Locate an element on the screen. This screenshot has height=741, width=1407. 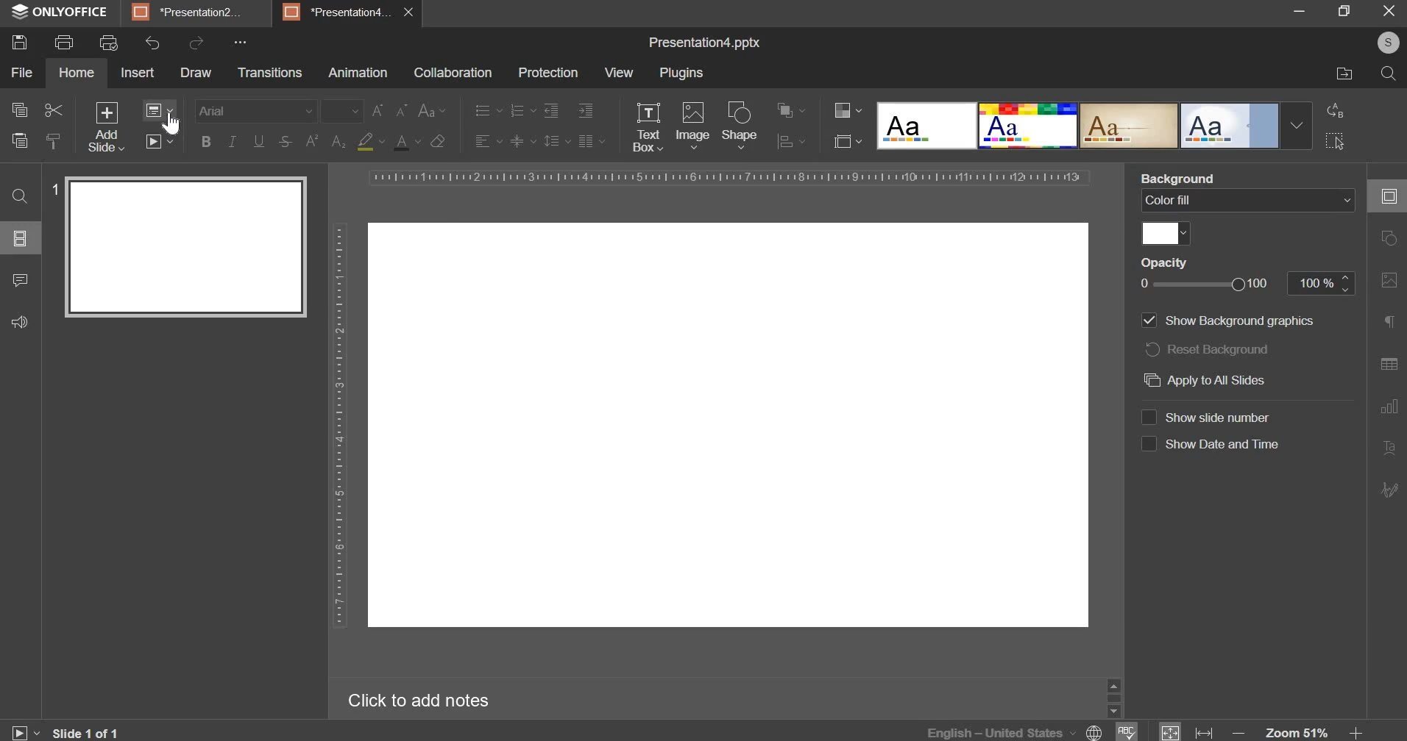
slideshow is located at coordinates (162, 146).